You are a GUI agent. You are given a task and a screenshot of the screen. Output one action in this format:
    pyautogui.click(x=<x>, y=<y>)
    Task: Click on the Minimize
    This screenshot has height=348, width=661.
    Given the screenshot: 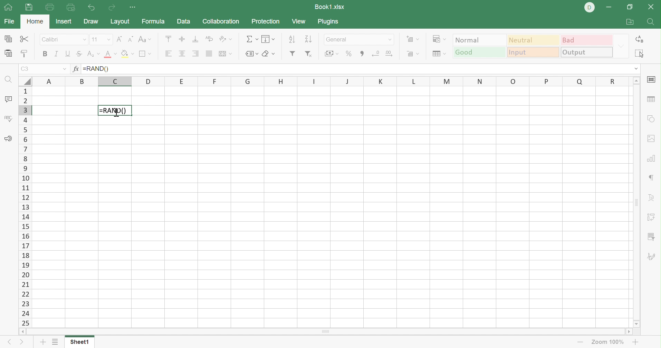 What is the action you would take?
    pyautogui.click(x=609, y=8)
    